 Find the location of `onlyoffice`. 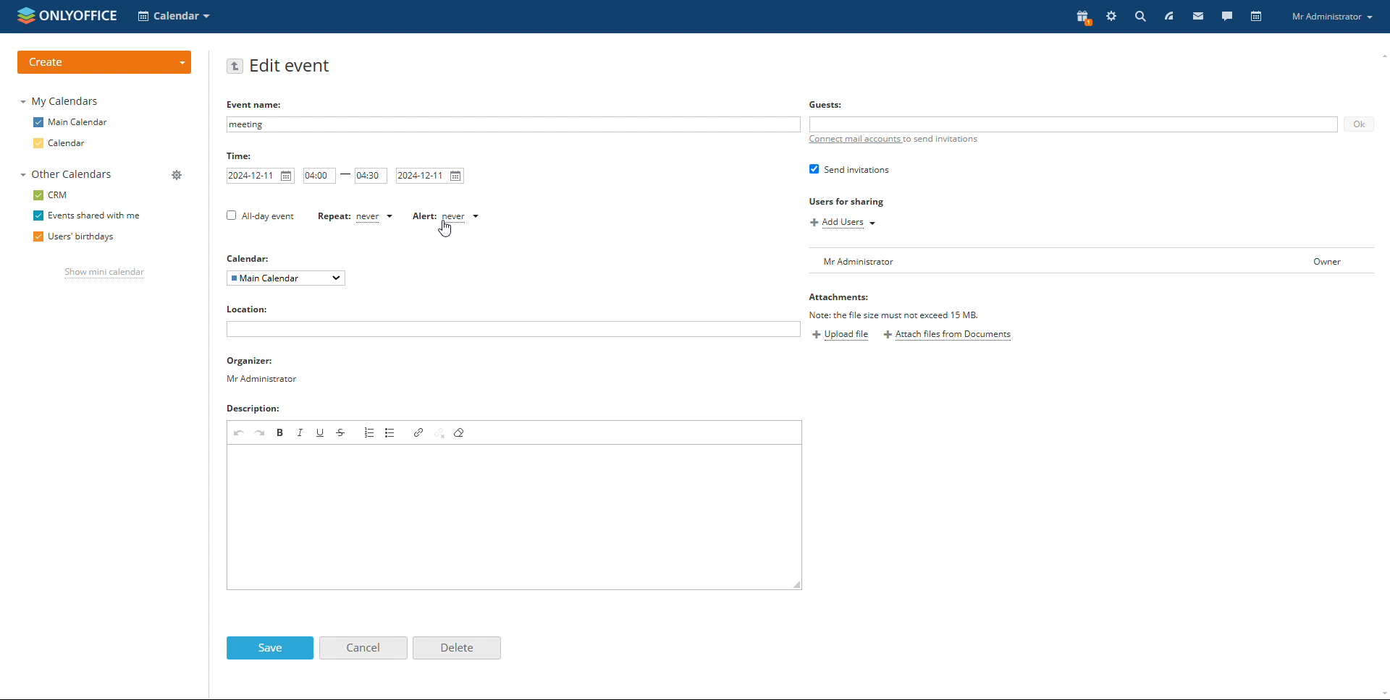

onlyoffice is located at coordinates (76, 14).